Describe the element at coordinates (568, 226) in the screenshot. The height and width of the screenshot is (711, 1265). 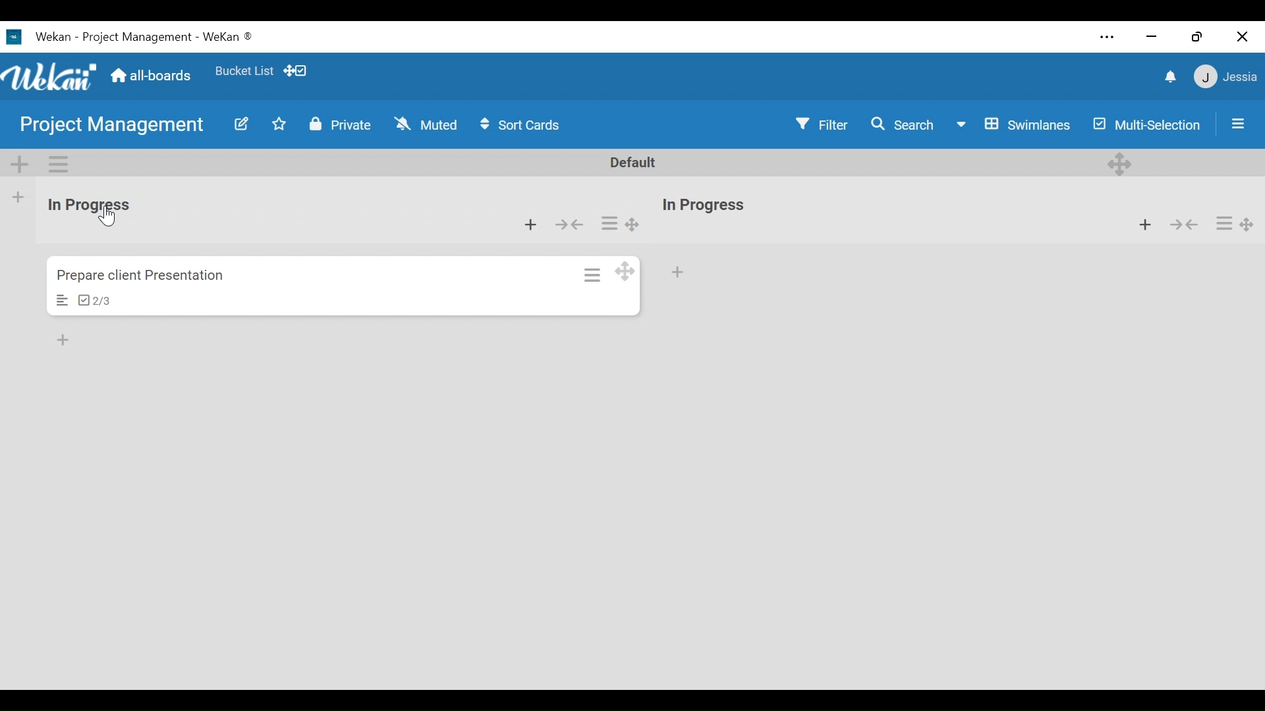
I see `Collapse` at that location.